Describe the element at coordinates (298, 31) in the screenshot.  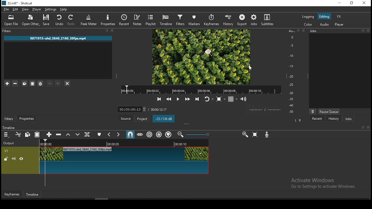
I see `bookmark` at that location.